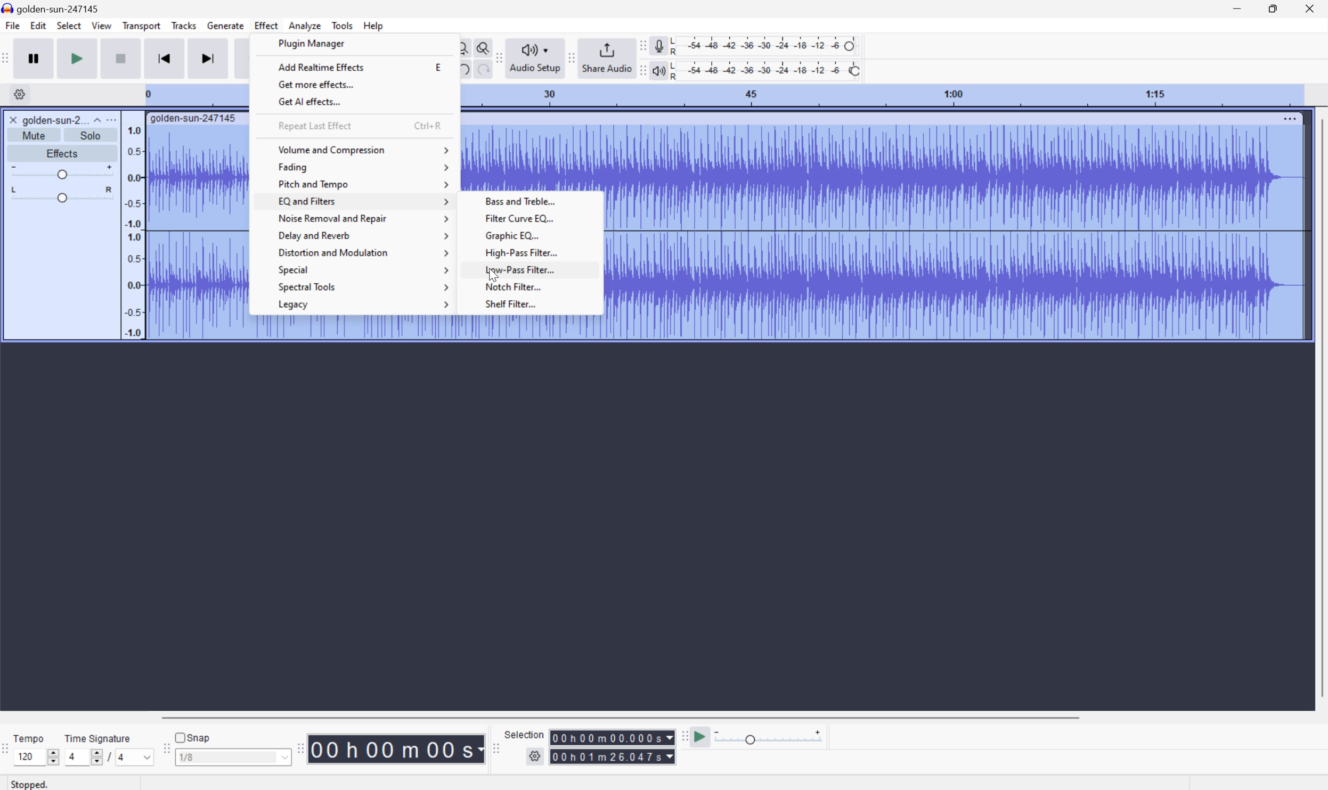 The image size is (1328, 790). Describe the element at coordinates (498, 58) in the screenshot. I see `Audacity audio setup toolbar` at that location.